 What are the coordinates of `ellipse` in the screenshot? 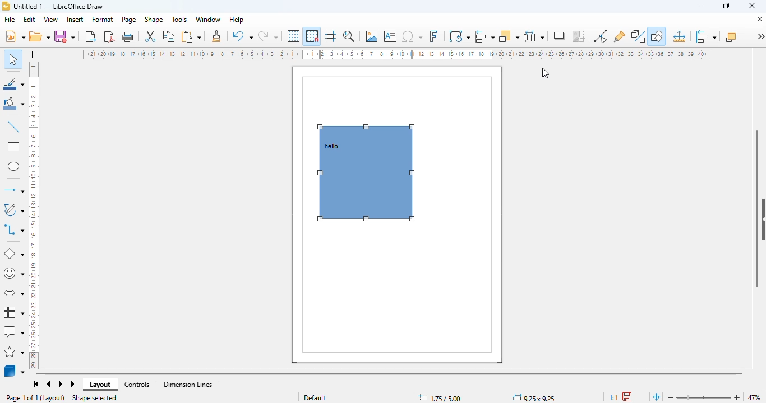 It's located at (13, 167).